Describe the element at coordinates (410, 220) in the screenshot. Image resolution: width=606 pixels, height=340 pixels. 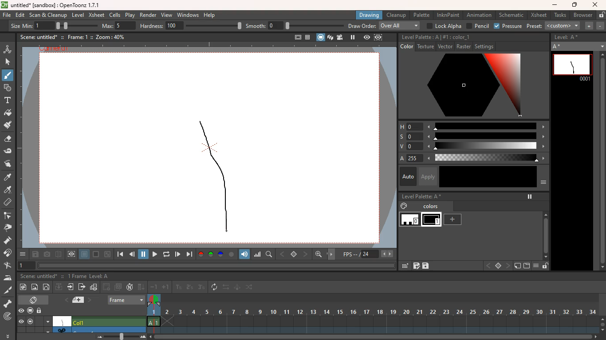
I see `level` at that location.